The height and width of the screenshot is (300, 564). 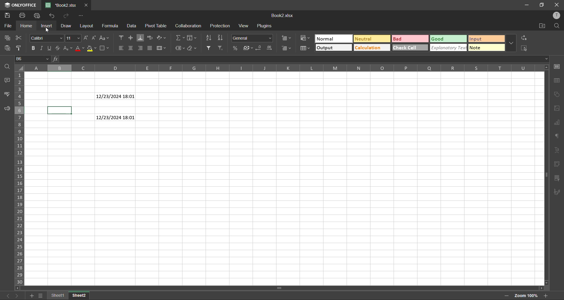 What do you see at coordinates (141, 48) in the screenshot?
I see `align right` at bounding box center [141, 48].